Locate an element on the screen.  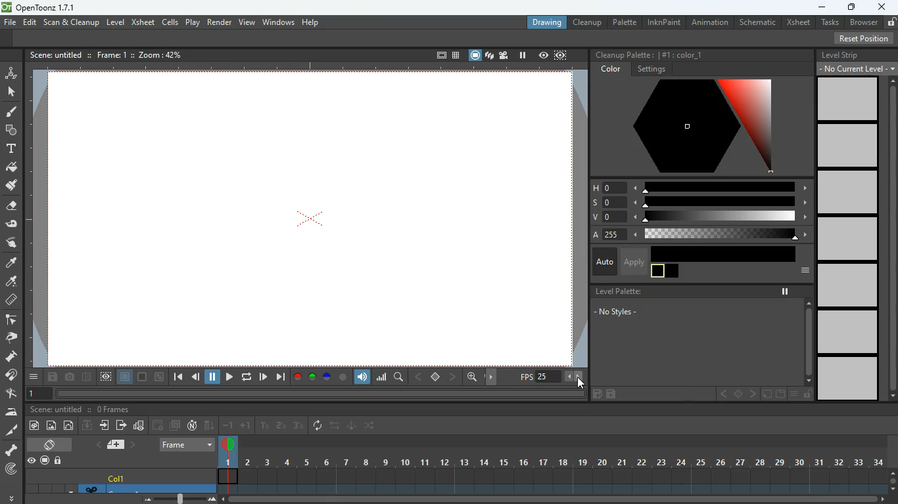
cut is located at coordinates (10, 432).